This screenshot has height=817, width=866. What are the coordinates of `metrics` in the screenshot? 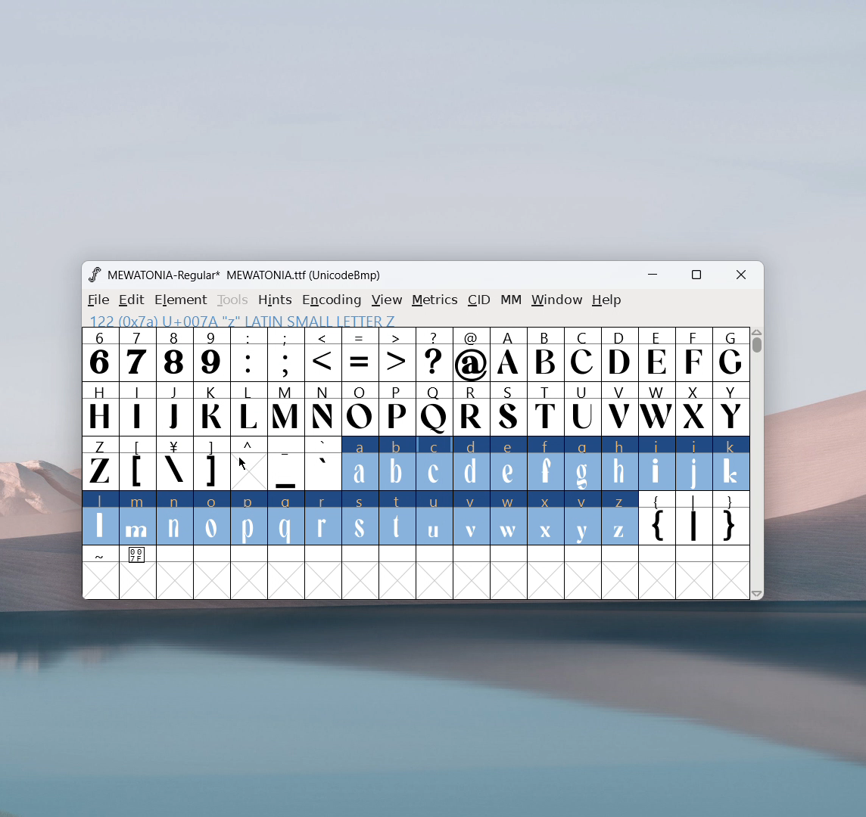 It's located at (435, 300).